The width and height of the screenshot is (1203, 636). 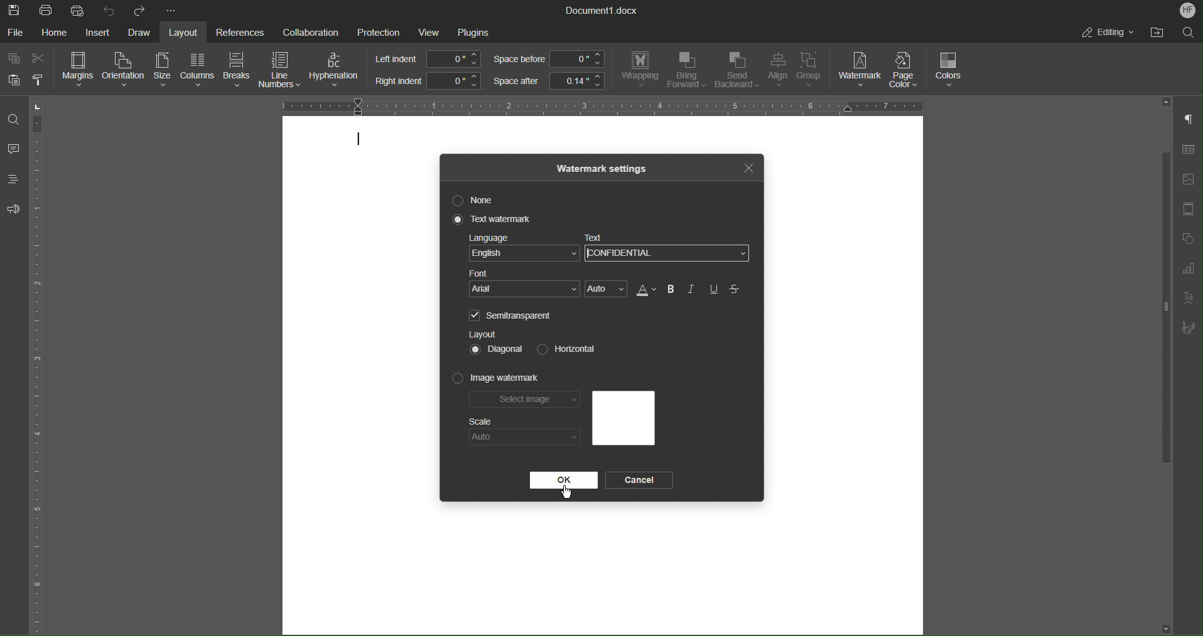 What do you see at coordinates (1188, 31) in the screenshot?
I see `Search` at bounding box center [1188, 31].